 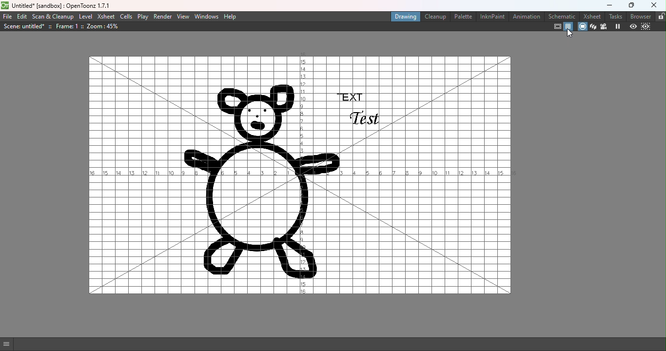 What do you see at coordinates (647, 26) in the screenshot?
I see `Sub-camera preview` at bounding box center [647, 26].